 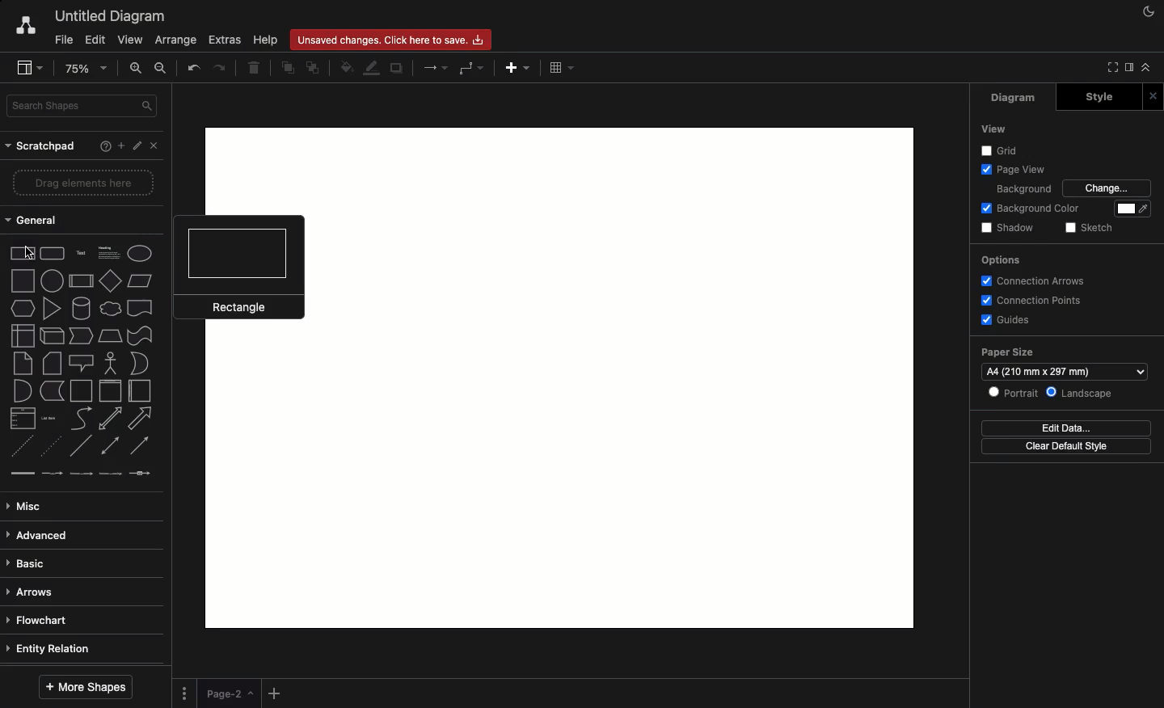 I want to click on Rounded rectangle, so click(x=54, y=255).